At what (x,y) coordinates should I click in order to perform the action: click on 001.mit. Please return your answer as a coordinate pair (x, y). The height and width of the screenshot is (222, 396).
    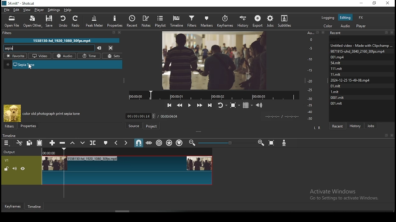
    Looking at the image, I should click on (338, 104).